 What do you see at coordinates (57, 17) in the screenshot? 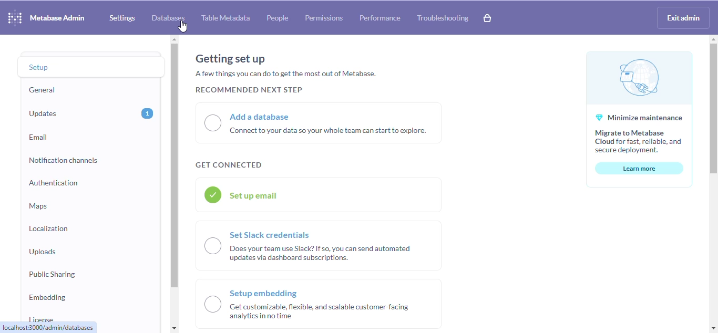
I see `metabase admin` at bounding box center [57, 17].